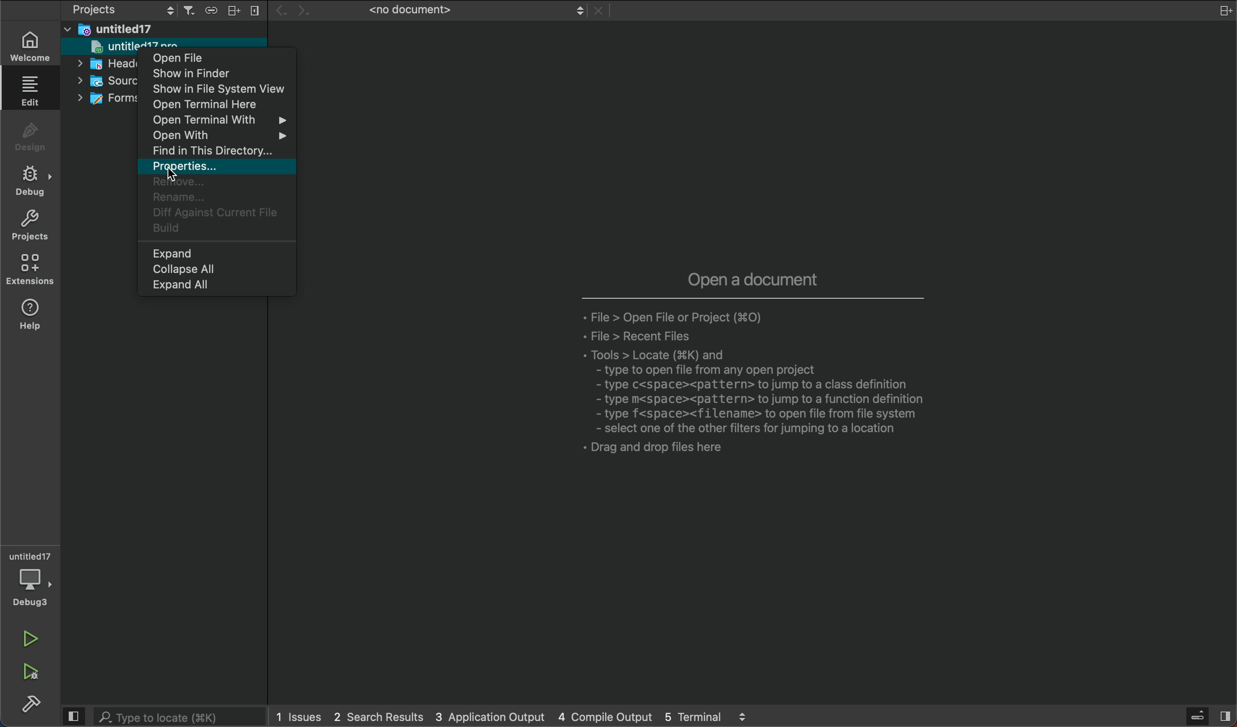  I want to click on file tab, so click(464, 11).